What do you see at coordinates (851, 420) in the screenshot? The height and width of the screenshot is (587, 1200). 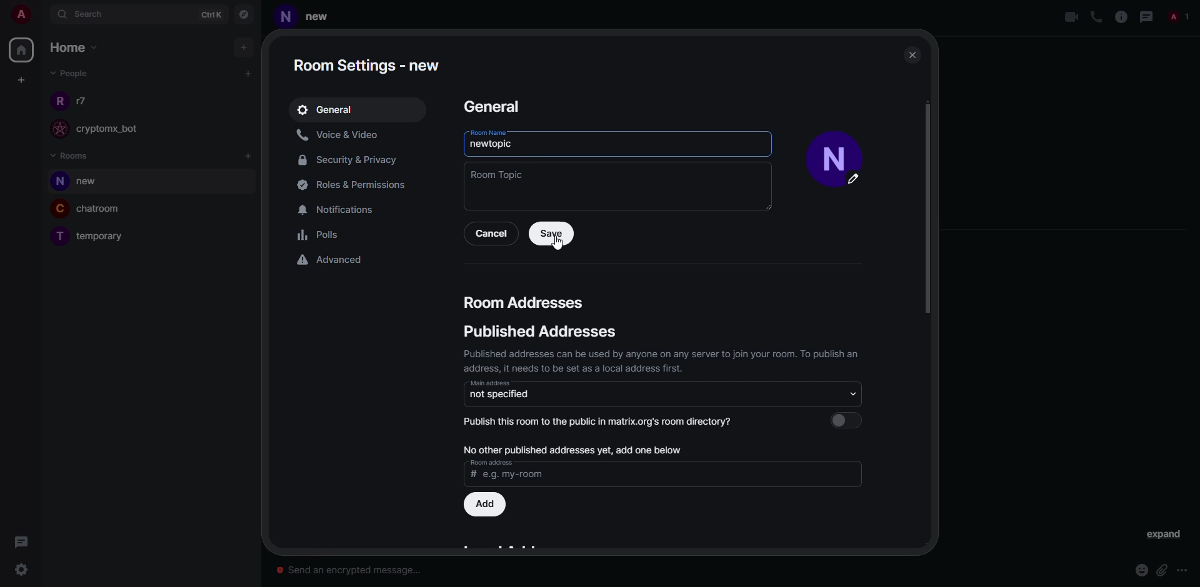 I see `enable` at bounding box center [851, 420].